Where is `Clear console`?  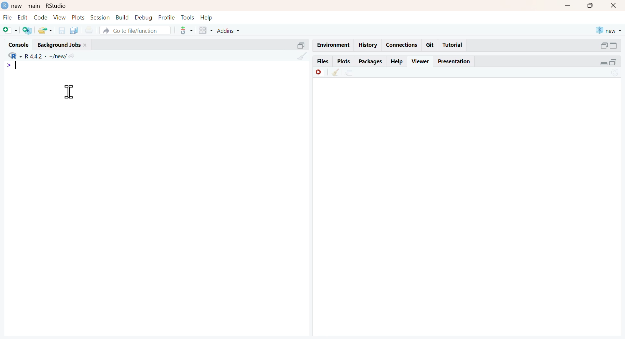 Clear console is located at coordinates (298, 57).